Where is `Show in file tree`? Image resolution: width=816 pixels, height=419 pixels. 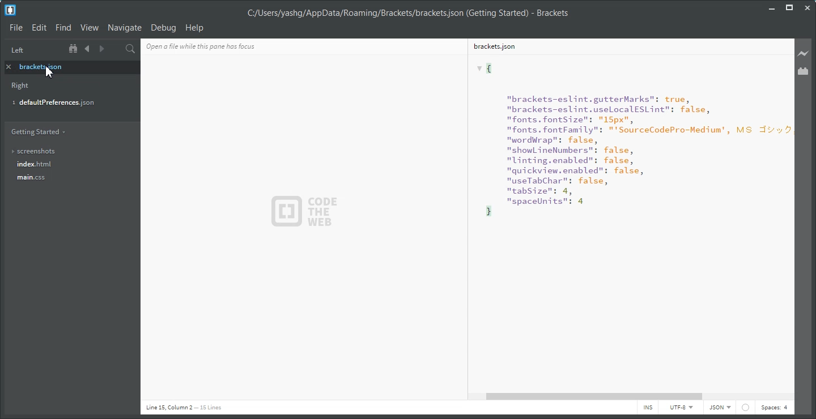 Show in file tree is located at coordinates (74, 49).